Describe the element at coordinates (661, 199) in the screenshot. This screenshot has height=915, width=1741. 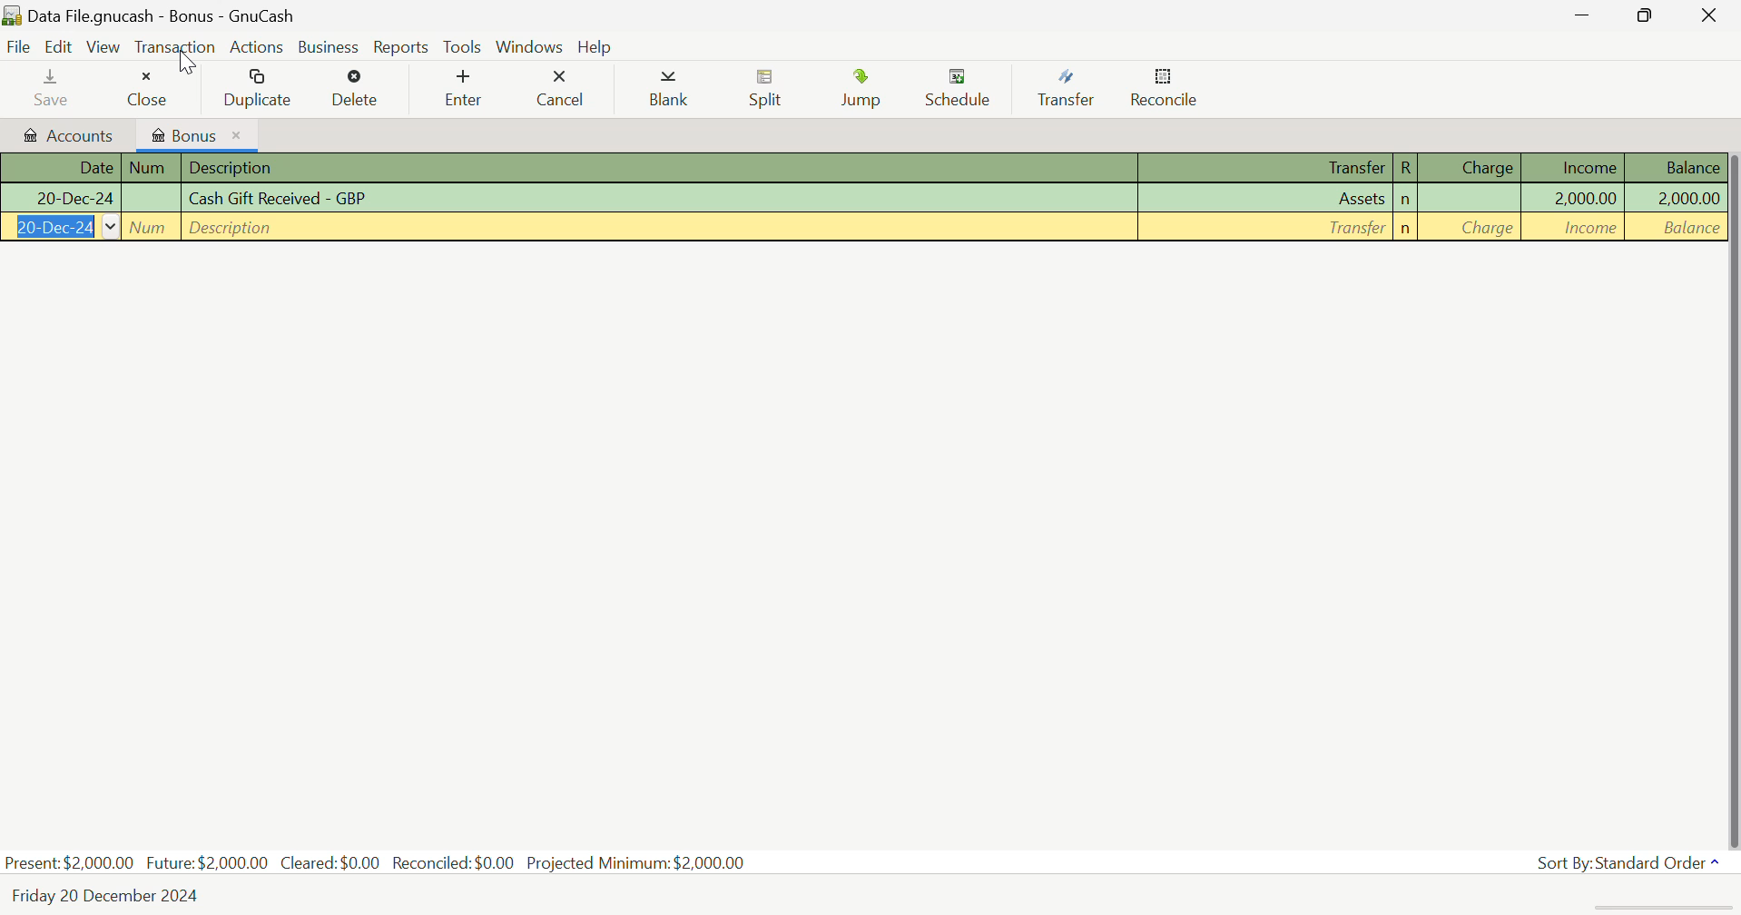
I see `Cash Received` at that location.